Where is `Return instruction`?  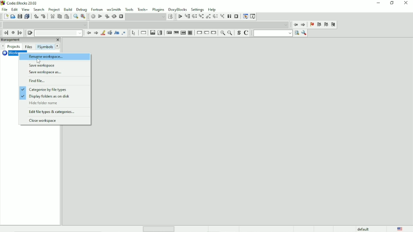 Return instruction is located at coordinates (214, 33).